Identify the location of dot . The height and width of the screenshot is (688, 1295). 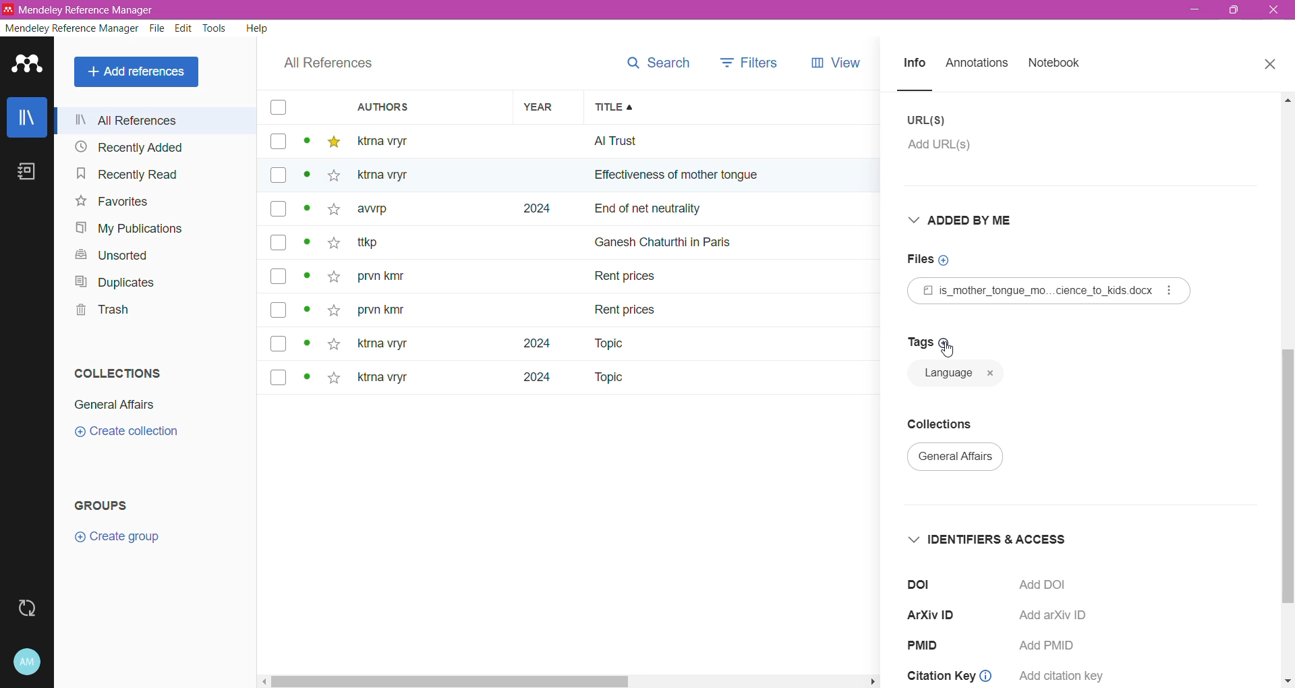
(307, 212).